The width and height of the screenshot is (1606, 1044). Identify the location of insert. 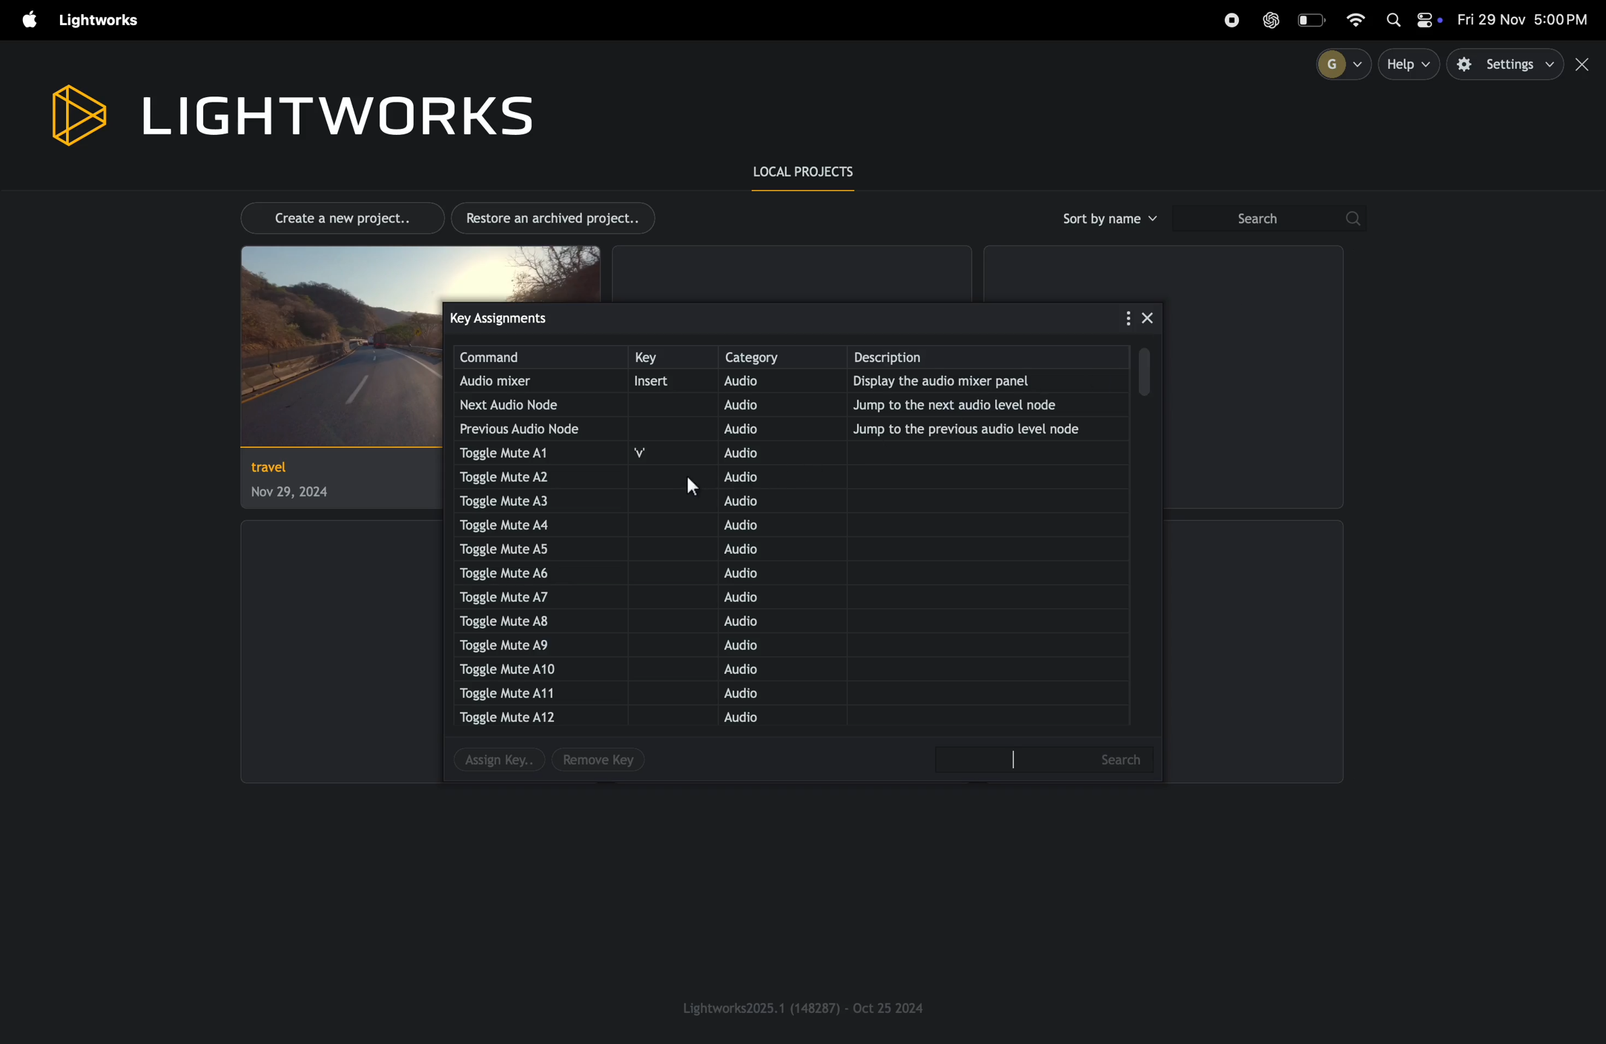
(665, 382).